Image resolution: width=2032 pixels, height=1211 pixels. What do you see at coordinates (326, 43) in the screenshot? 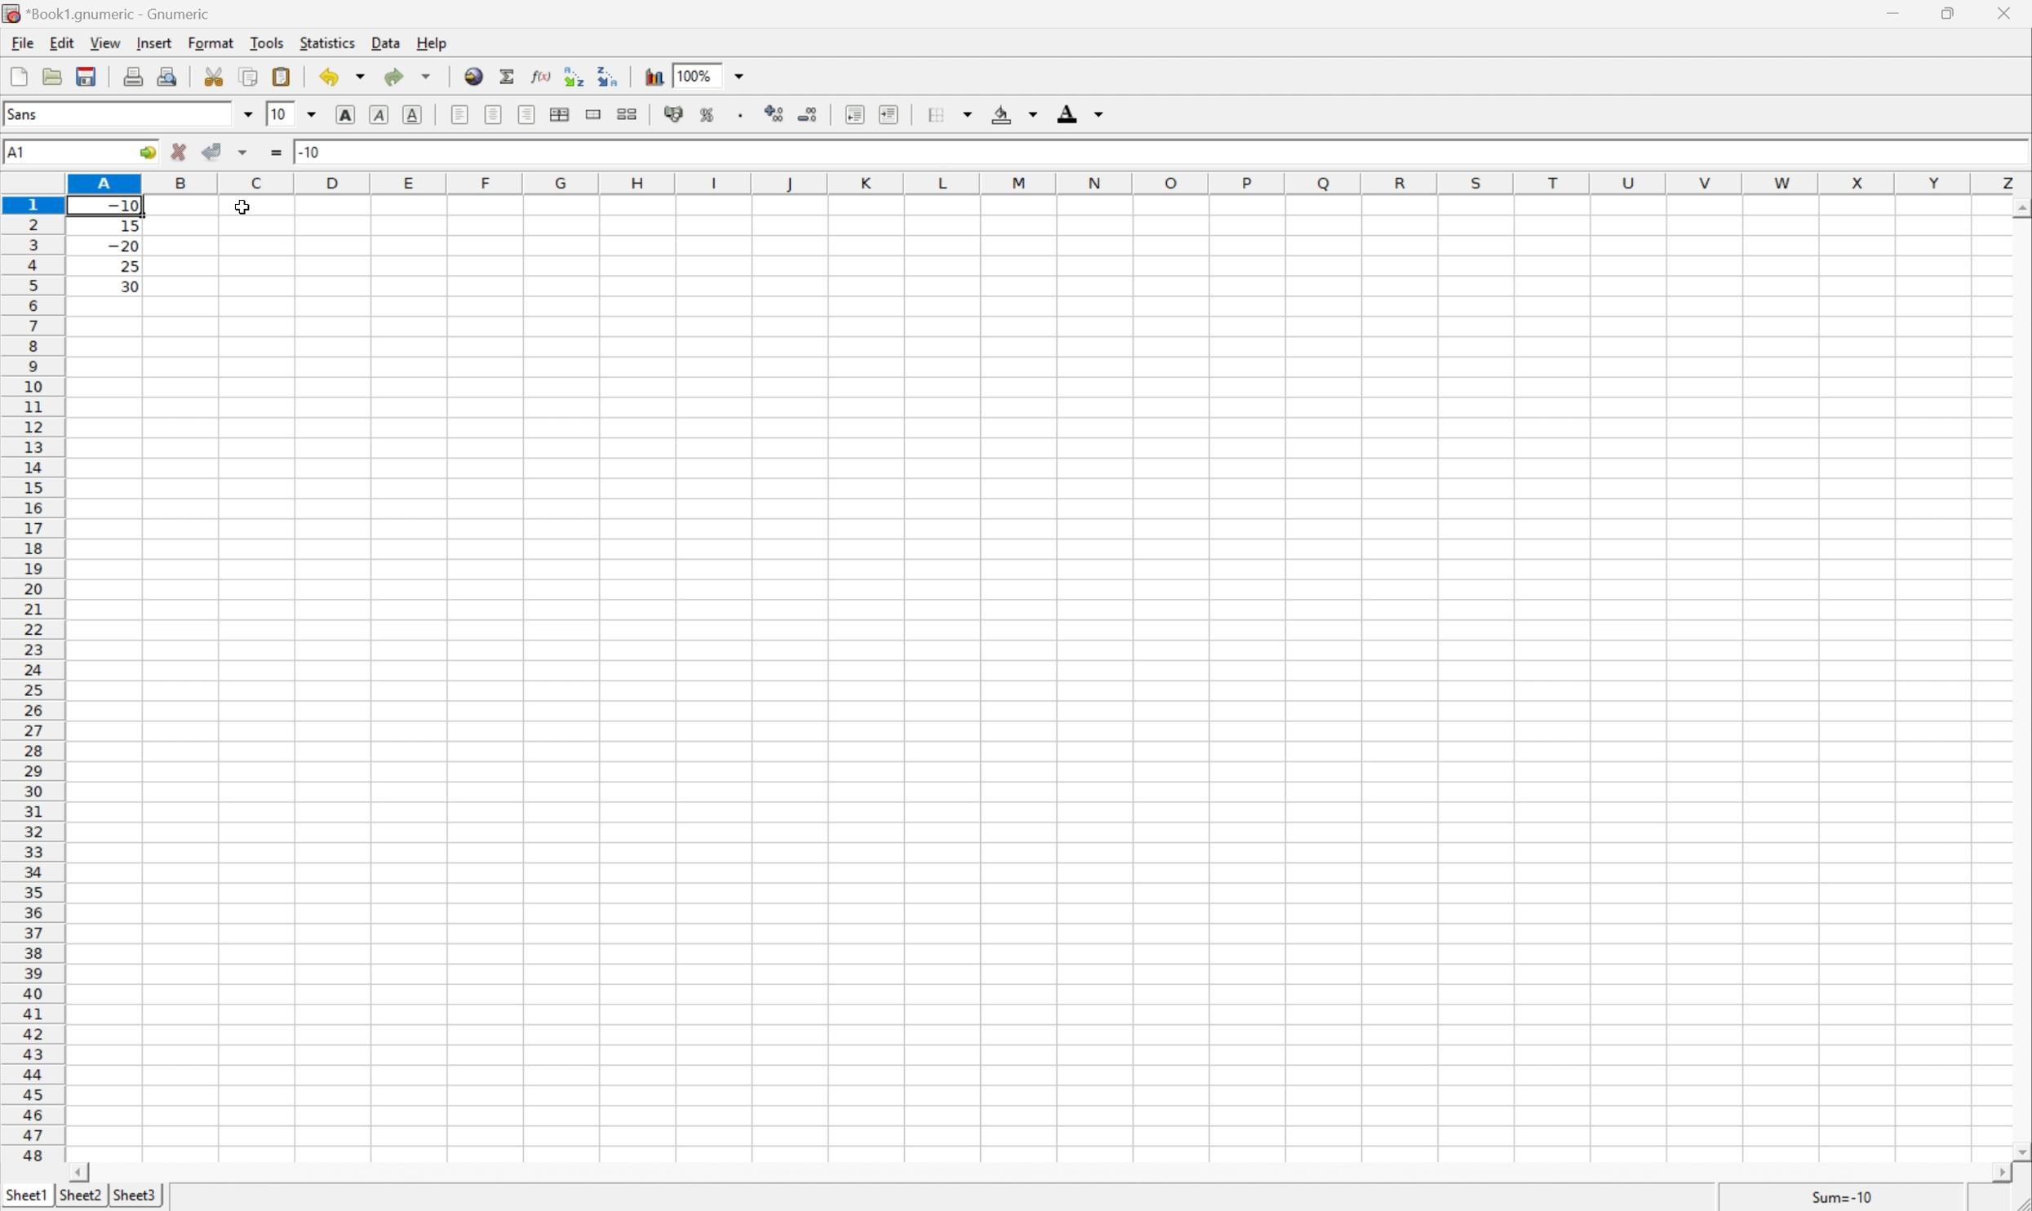
I see `Statistics` at bounding box center [326, 43].